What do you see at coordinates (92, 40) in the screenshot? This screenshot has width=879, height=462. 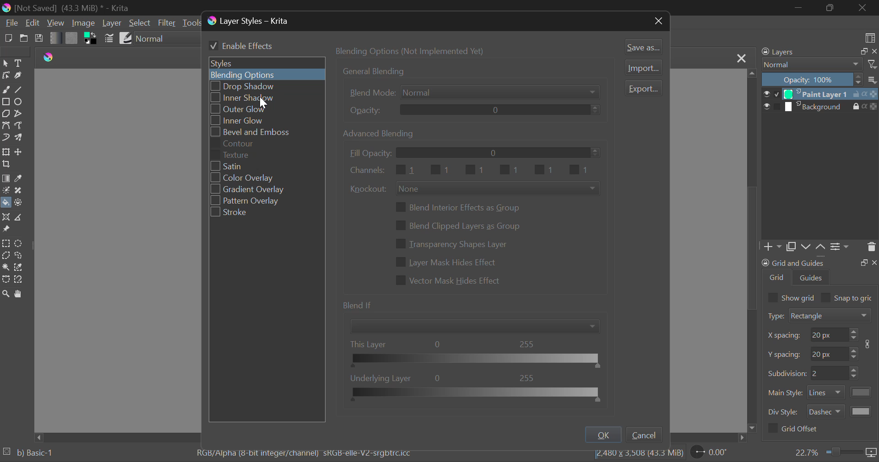 I see `Colors in Use` at bounding box center [92, 40].